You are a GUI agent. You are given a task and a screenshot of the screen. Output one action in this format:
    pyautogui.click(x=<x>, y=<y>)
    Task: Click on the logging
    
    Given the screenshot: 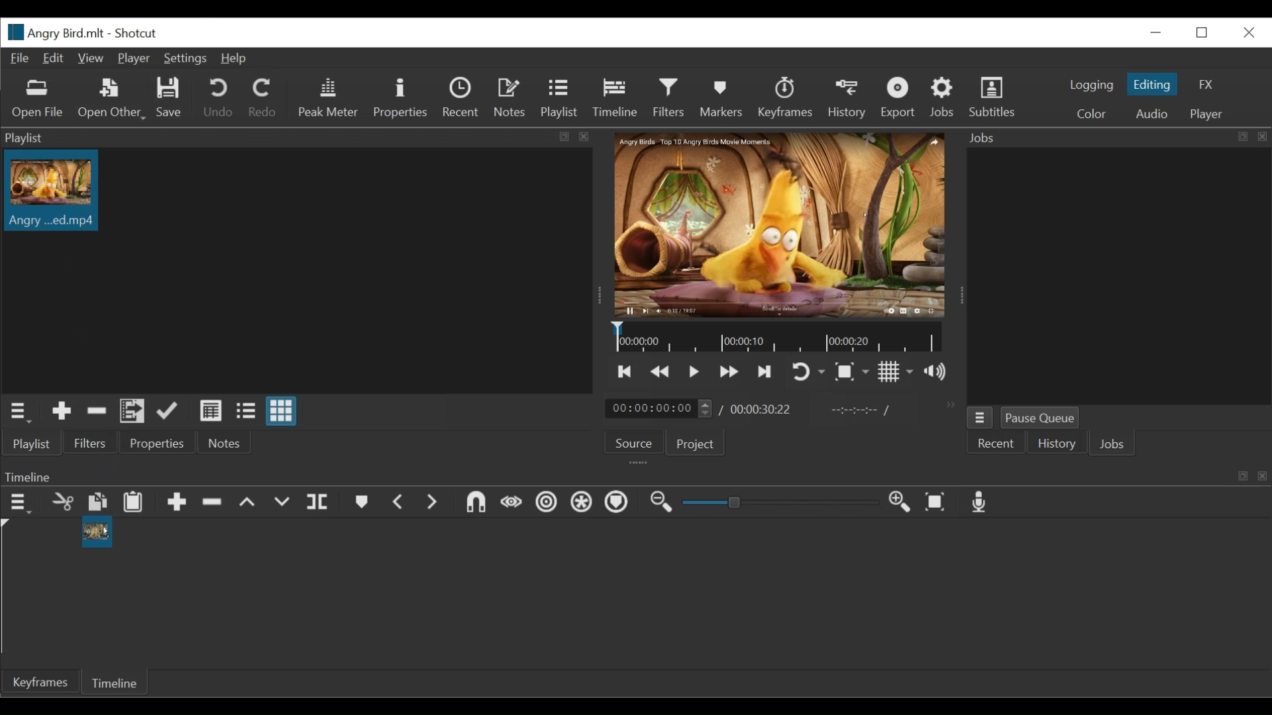 What is the action you would take?
    pyautogui.click(x=1092, y=85)
    